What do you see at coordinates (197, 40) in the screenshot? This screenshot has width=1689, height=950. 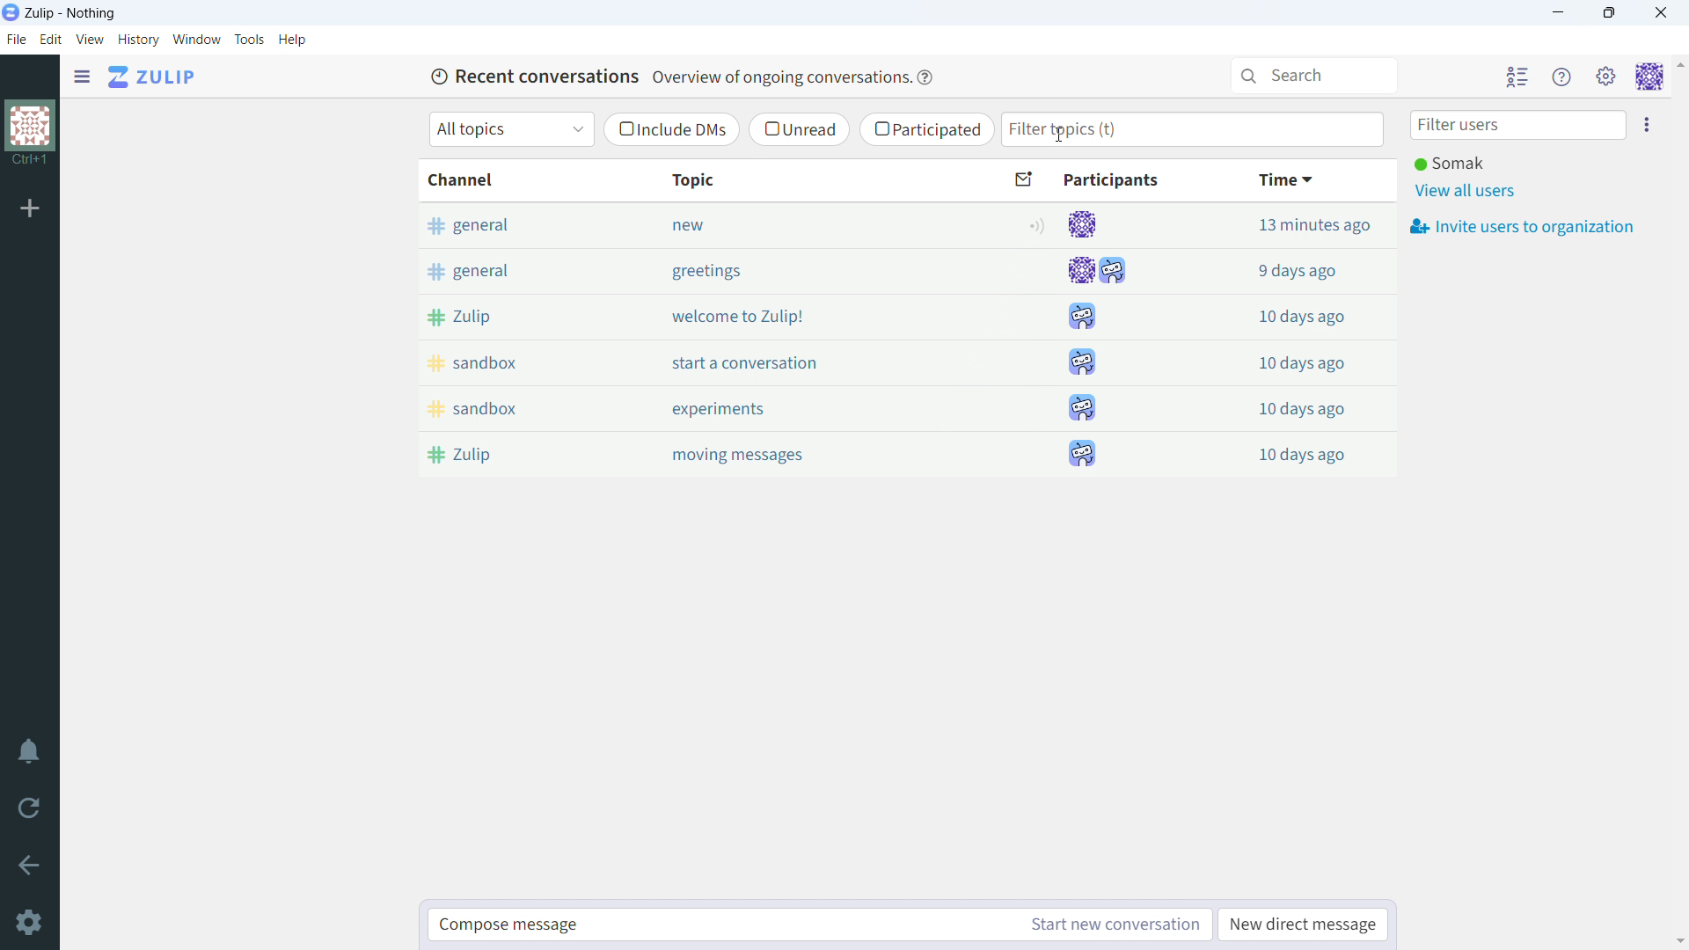 I see `window` at bounding box center [197, 40].